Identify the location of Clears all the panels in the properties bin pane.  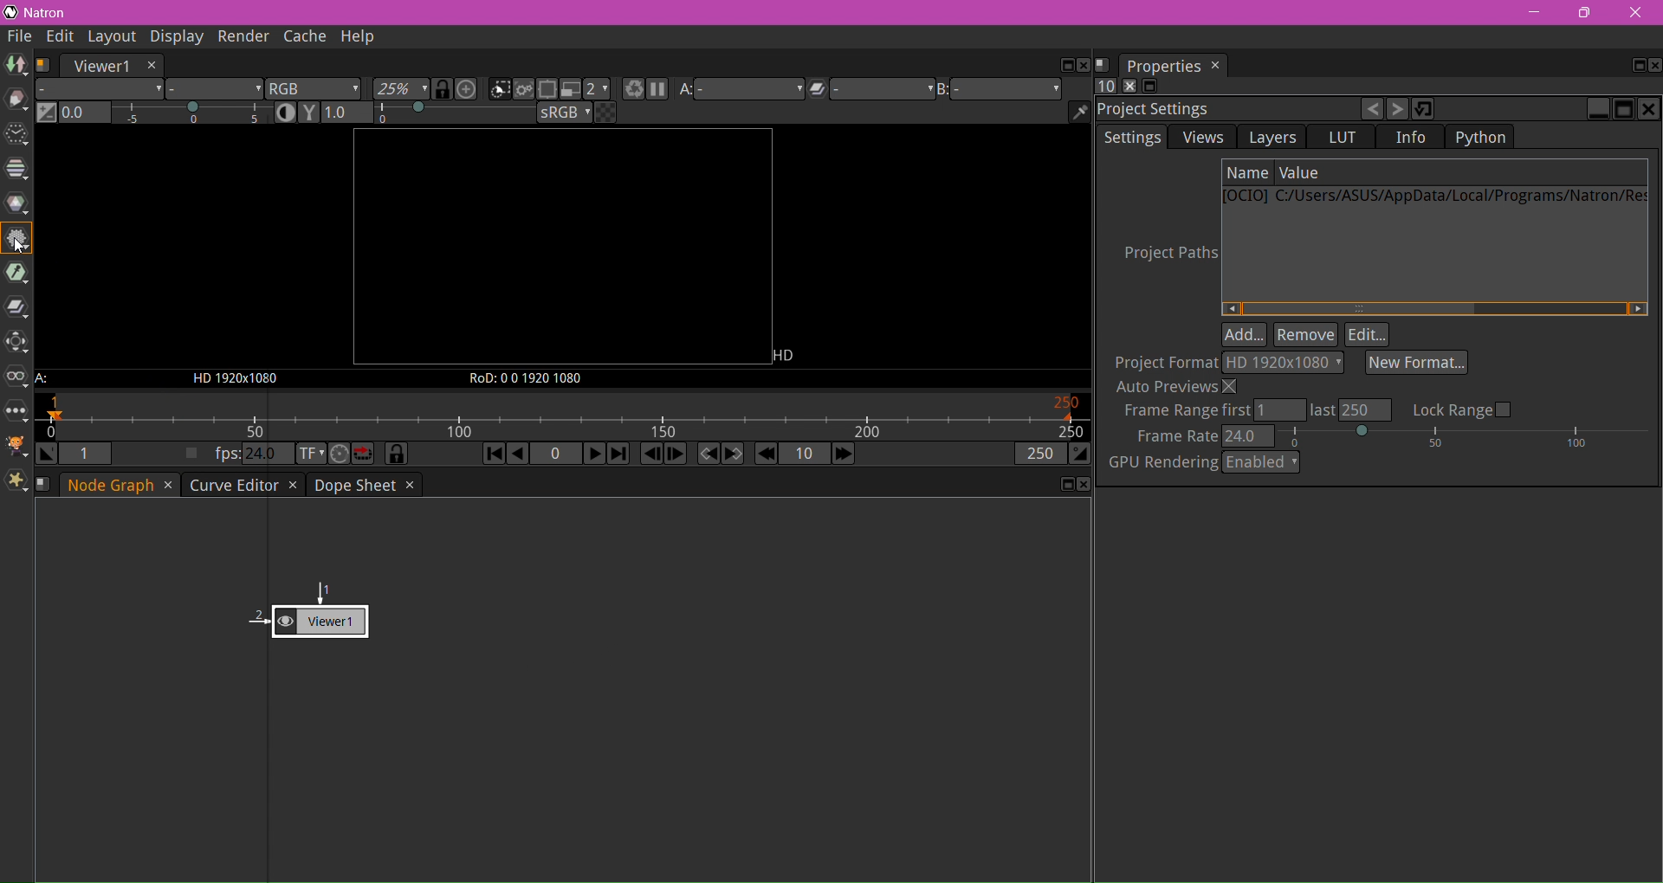
(1128, 87).